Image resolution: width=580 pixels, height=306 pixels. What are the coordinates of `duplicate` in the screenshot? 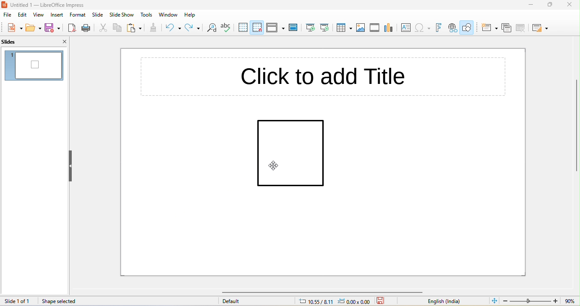 It's located at (507, 27).